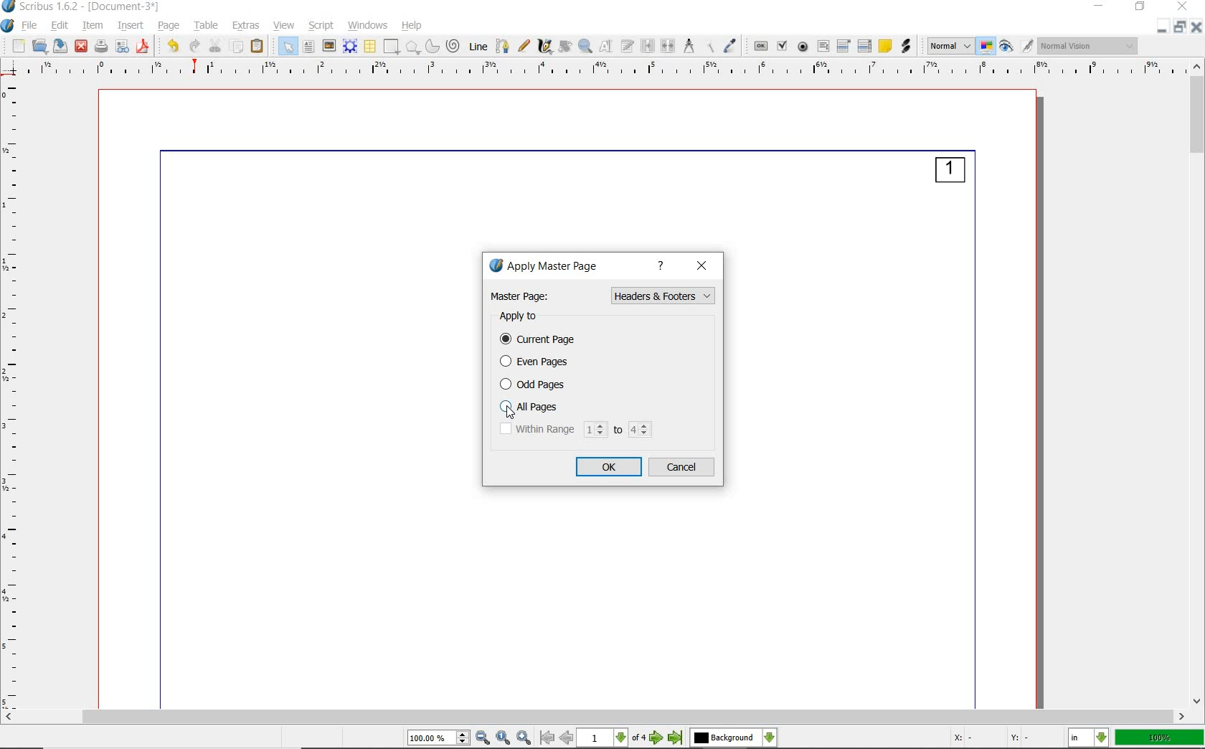 This screenshot has height=749, width=1205. Describe the element at coordinates (1182, 7) in the screenshot. I see `close` at that location.